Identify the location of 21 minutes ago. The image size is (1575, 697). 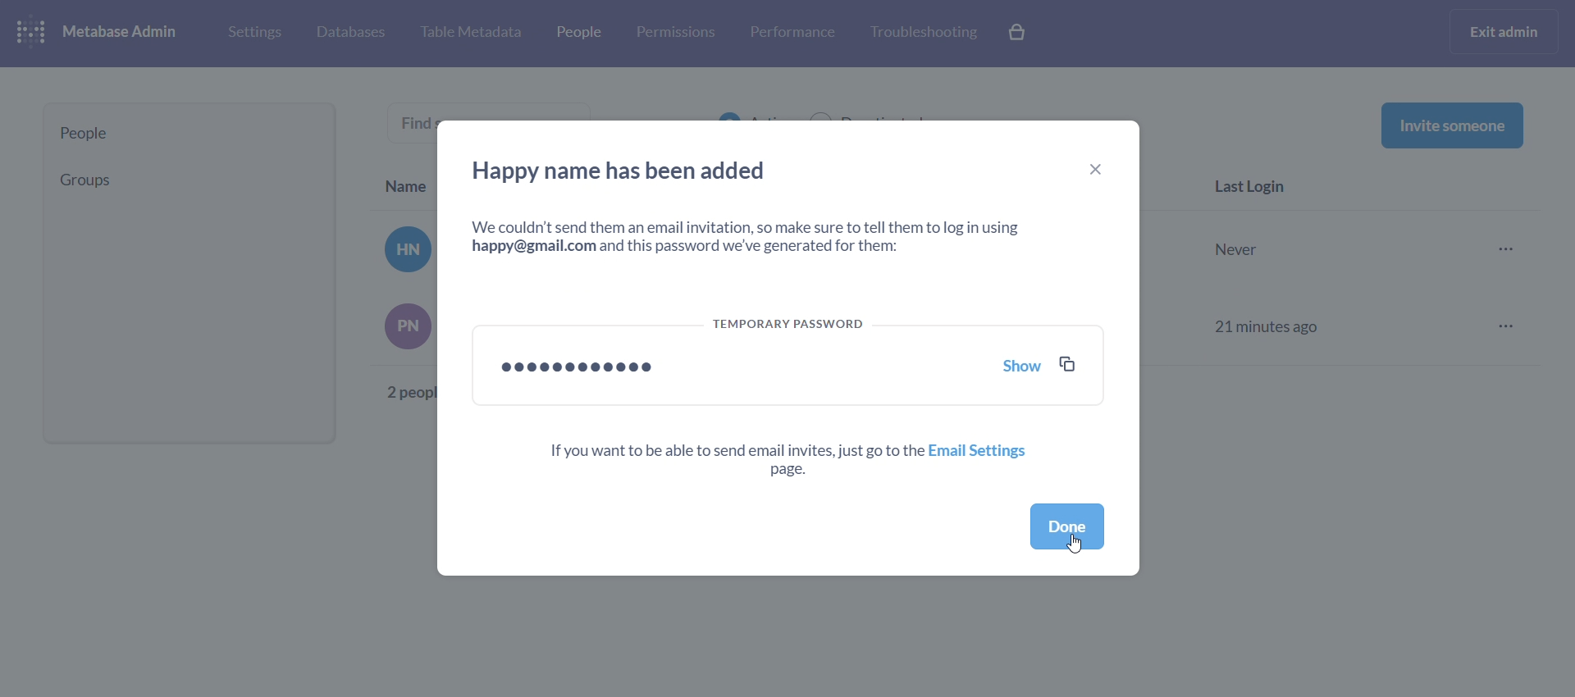
(1265, 326).